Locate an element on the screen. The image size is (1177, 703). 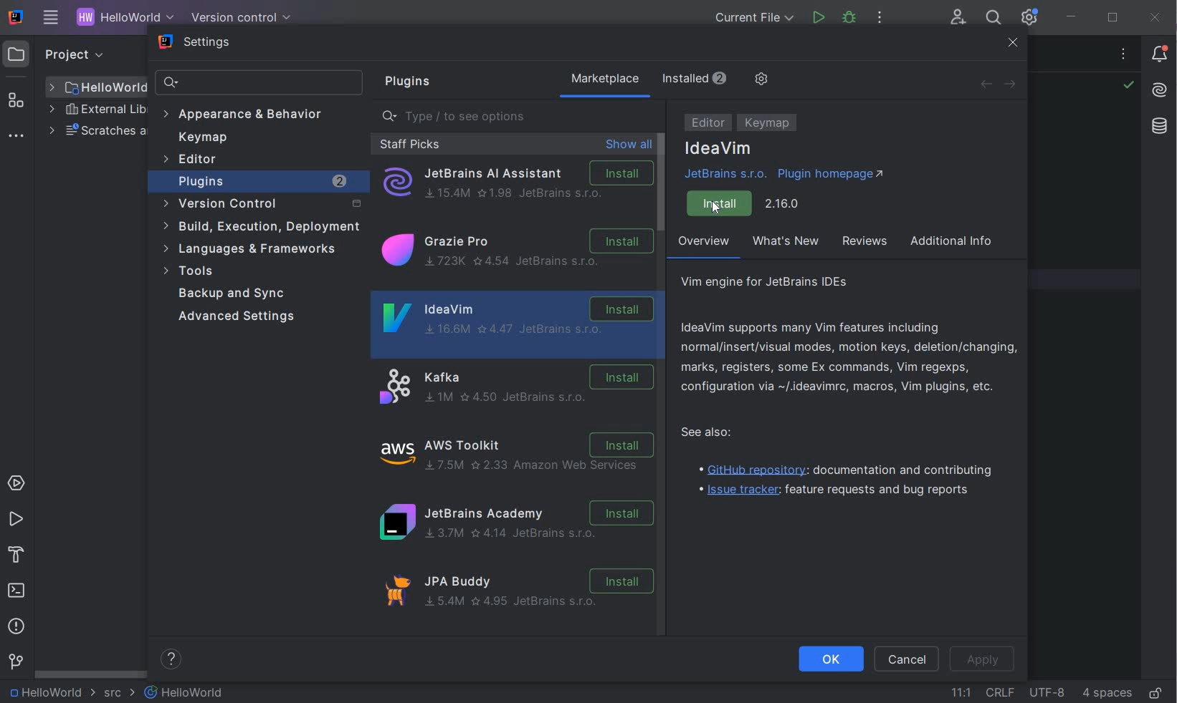
RUN is located at coordinates (819, 18).